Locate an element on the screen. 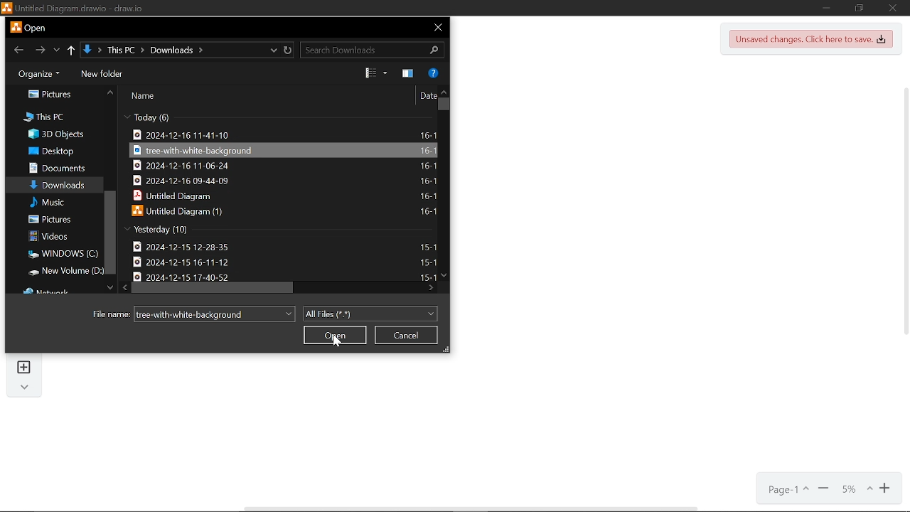  videos is located at coordinates (48, 236).